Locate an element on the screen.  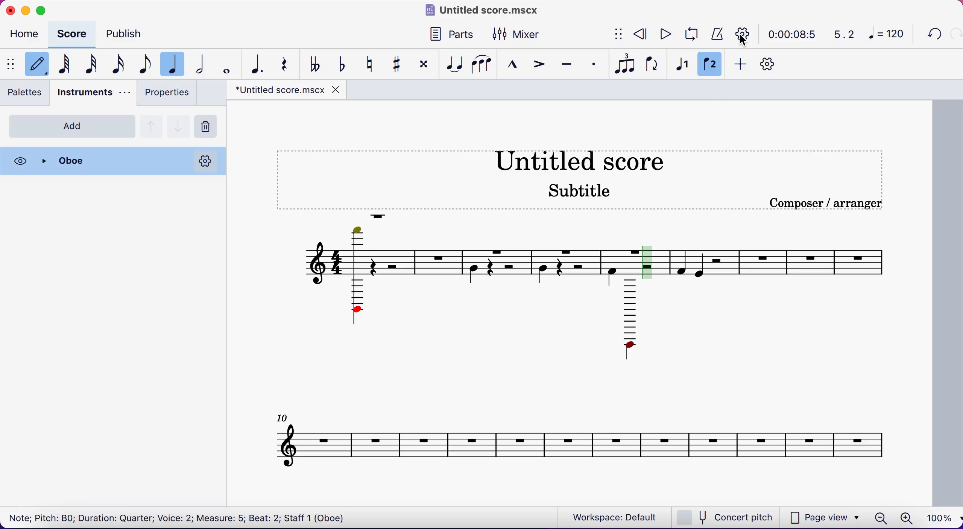
review is located at coordinates (641, 33).